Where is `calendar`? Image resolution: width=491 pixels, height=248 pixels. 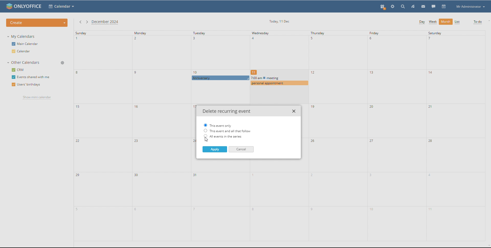 calendar is located at coordinates (444, 7).